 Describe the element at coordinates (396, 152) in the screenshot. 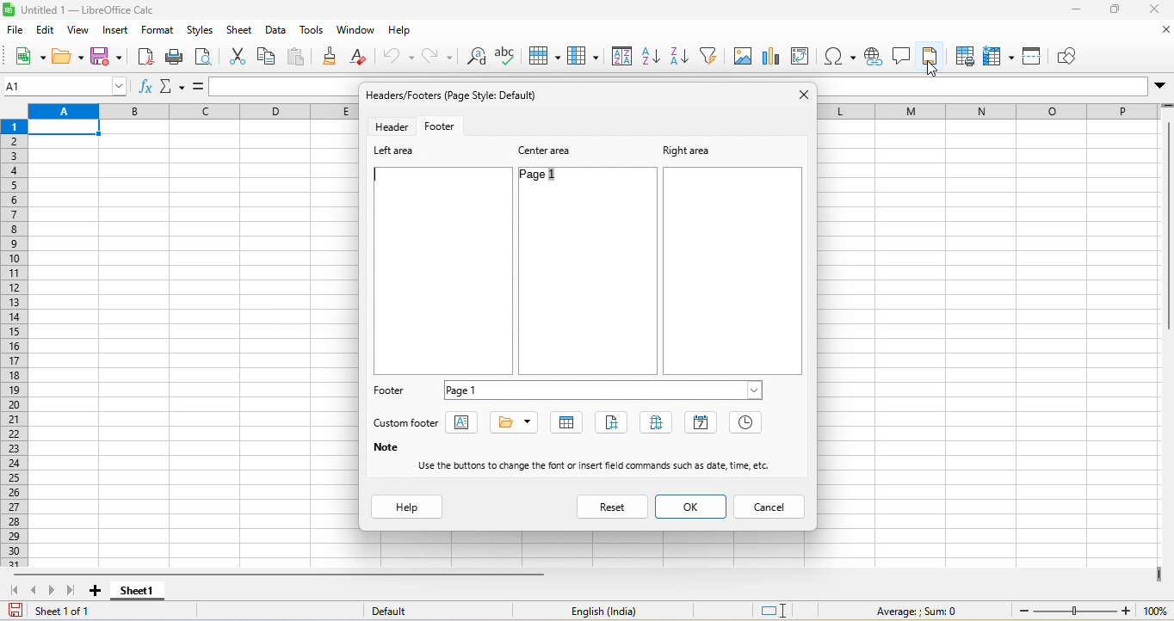

I see `left area` at that location.